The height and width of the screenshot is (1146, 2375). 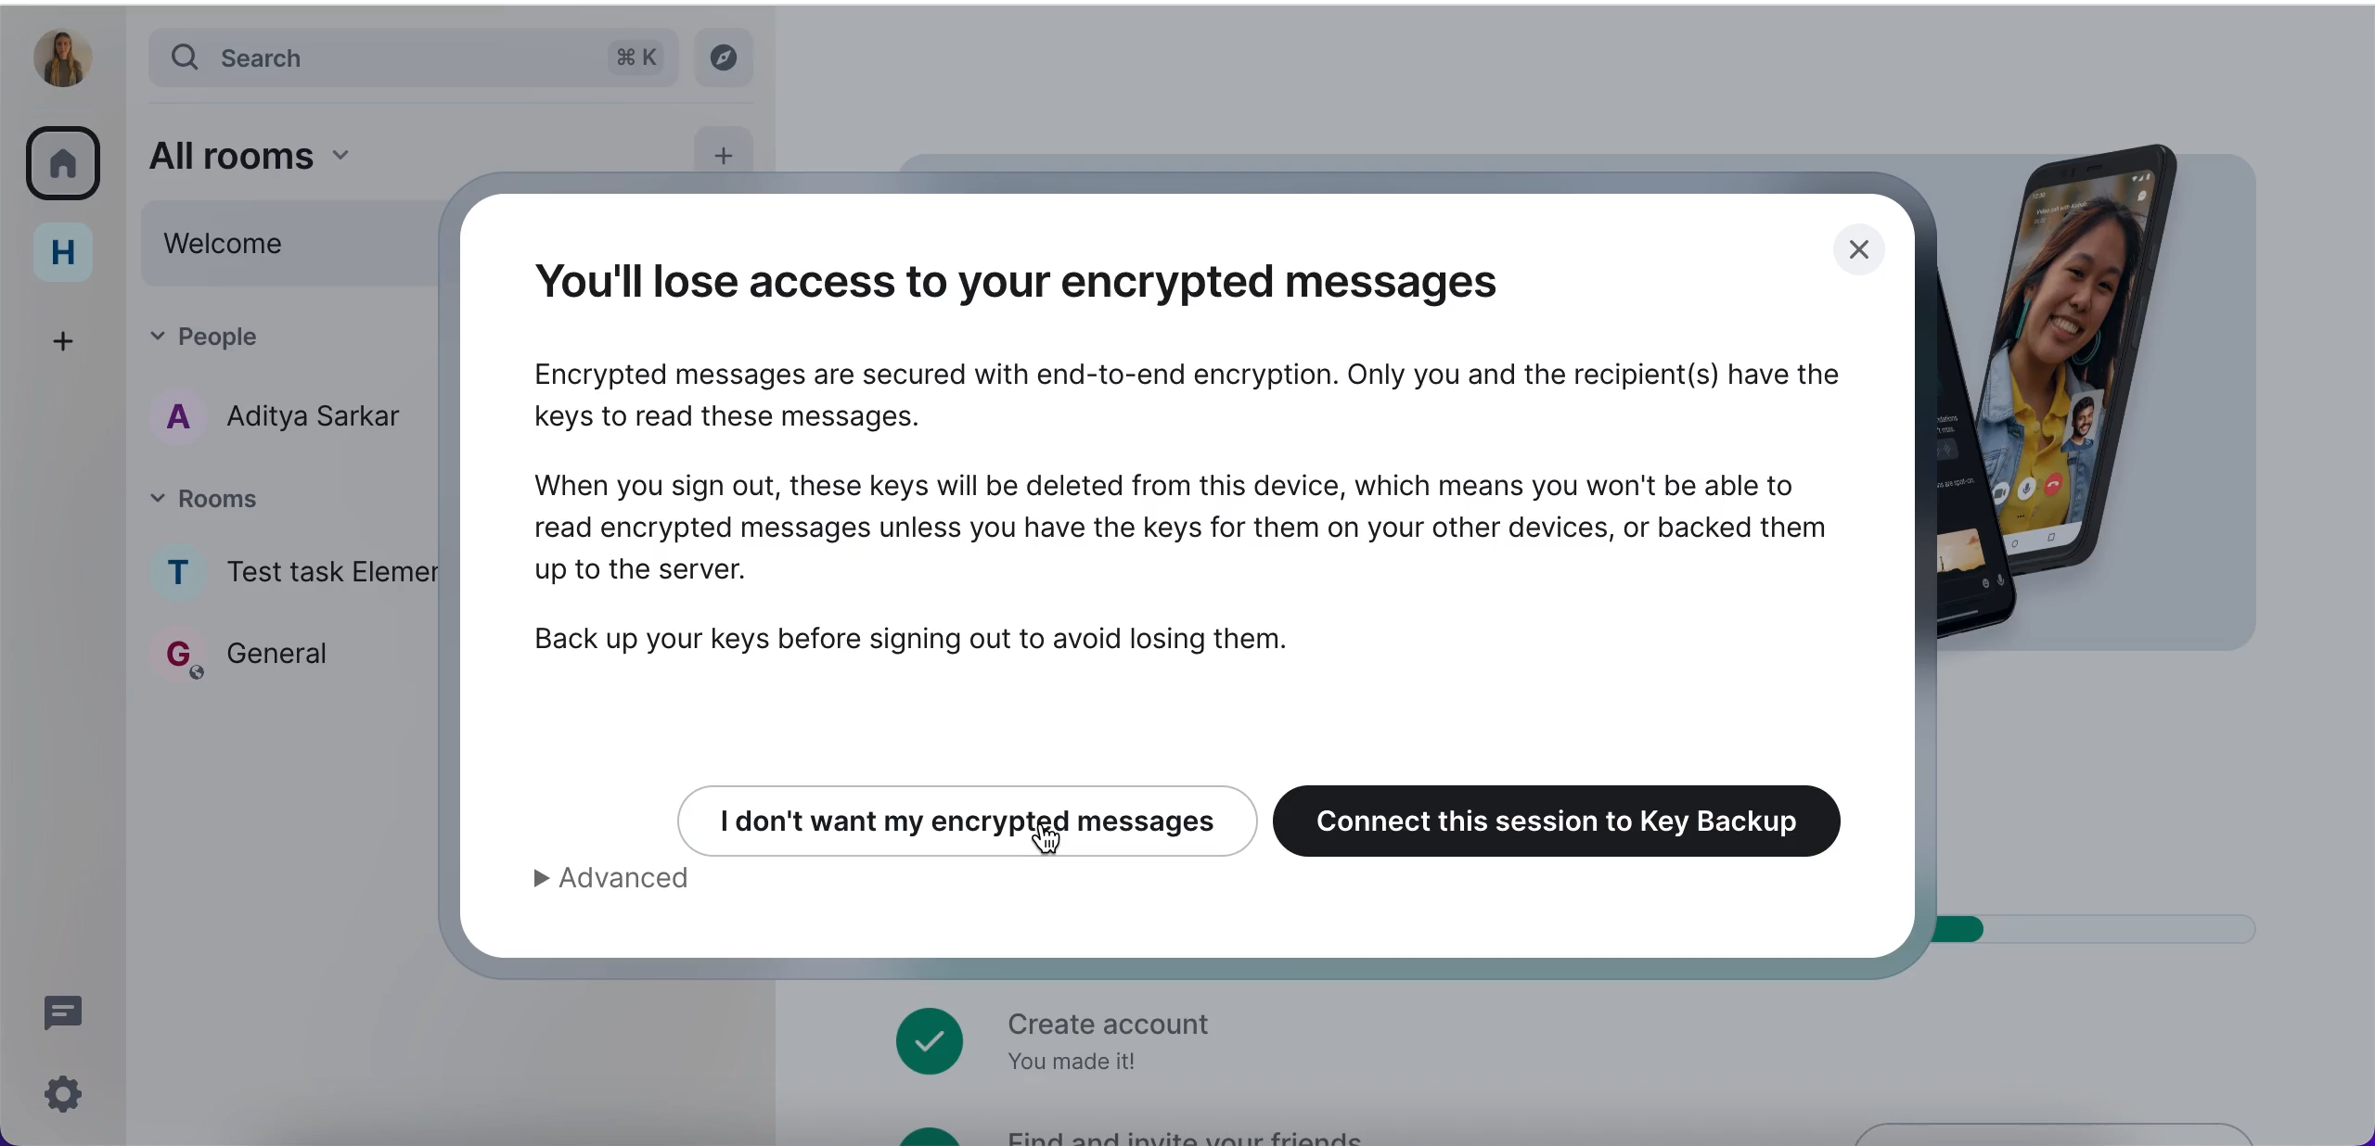 What do you see at coordinates (65, 1012) in the screenshot?
I see `threads` at bounding box center [65, 1012].